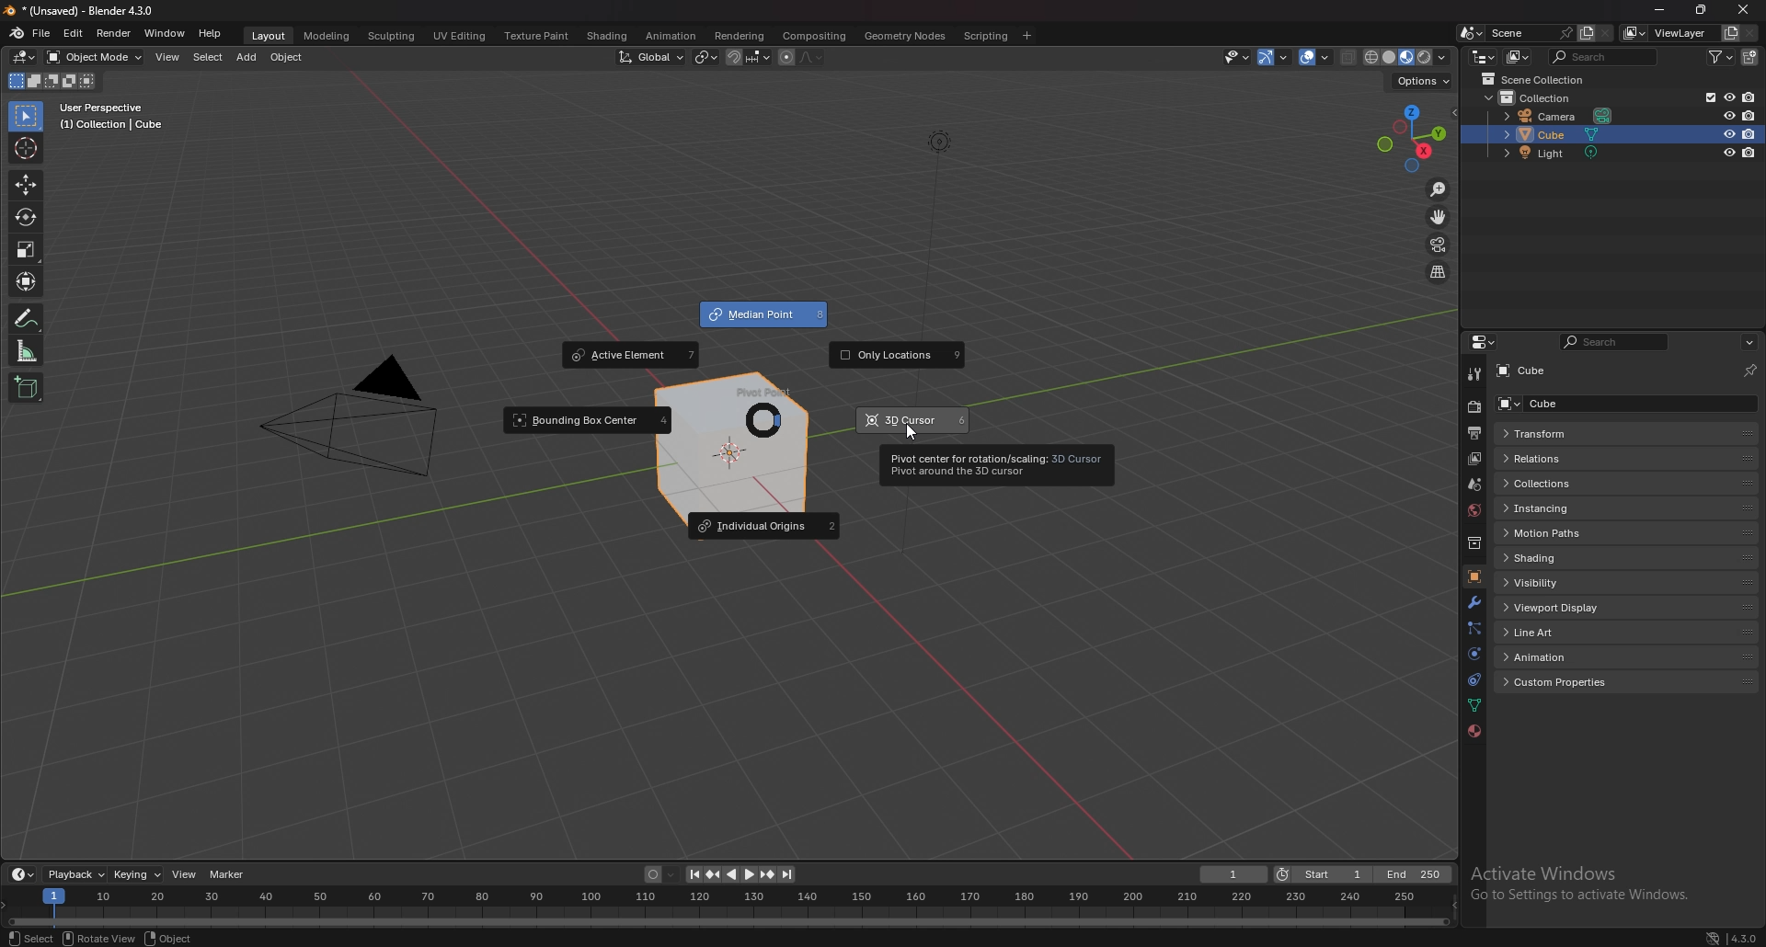 The image size is (1766, 947). I want to click on playback, so click(75, 874).